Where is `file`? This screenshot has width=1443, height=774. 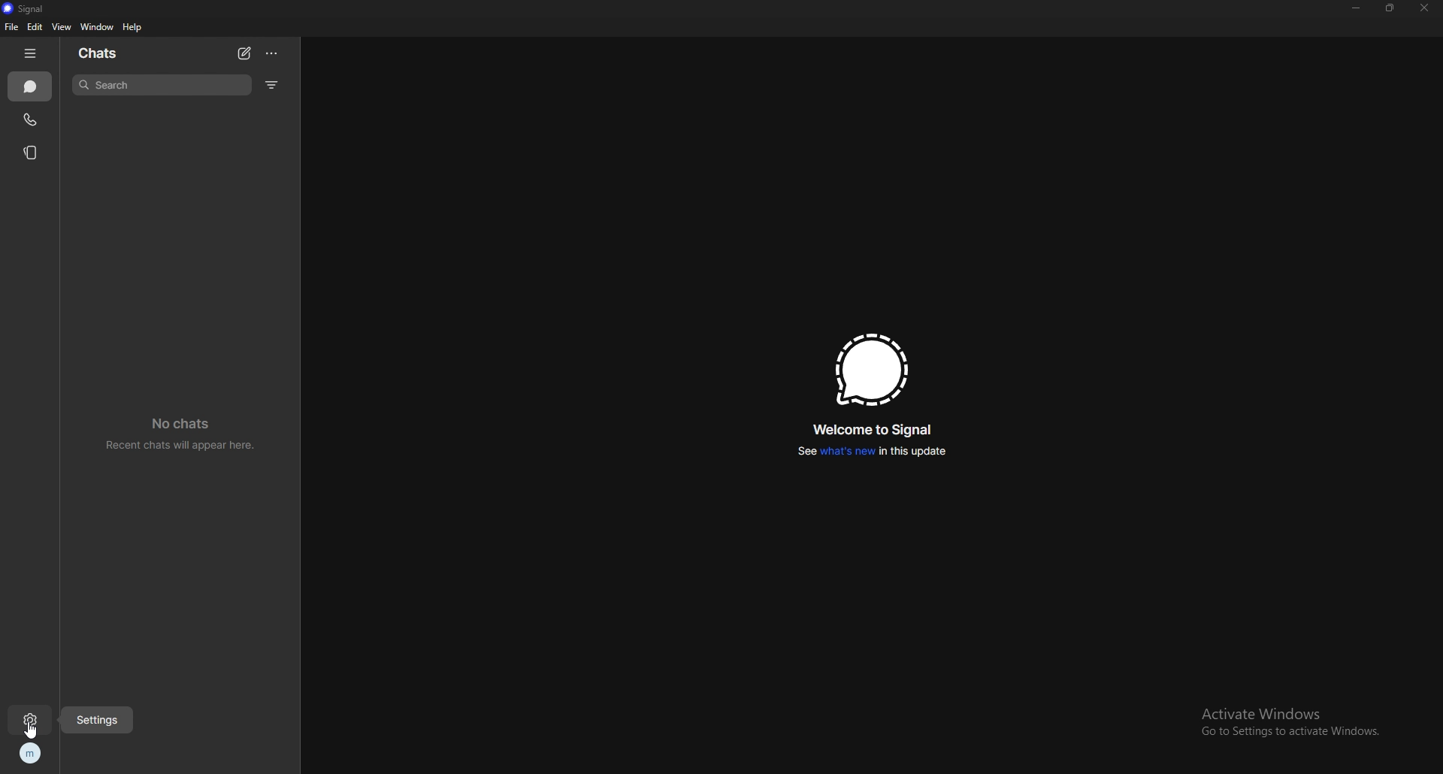 file is located at coordinates (11, 26).